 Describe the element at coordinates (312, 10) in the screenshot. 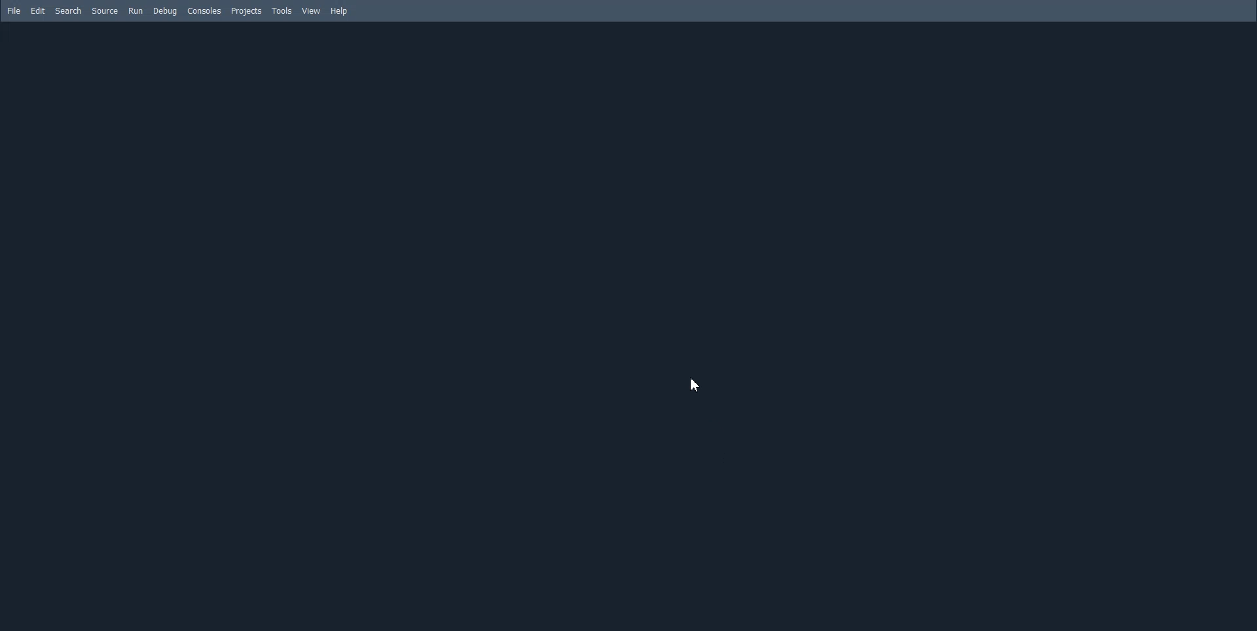

I see `View` at that location.